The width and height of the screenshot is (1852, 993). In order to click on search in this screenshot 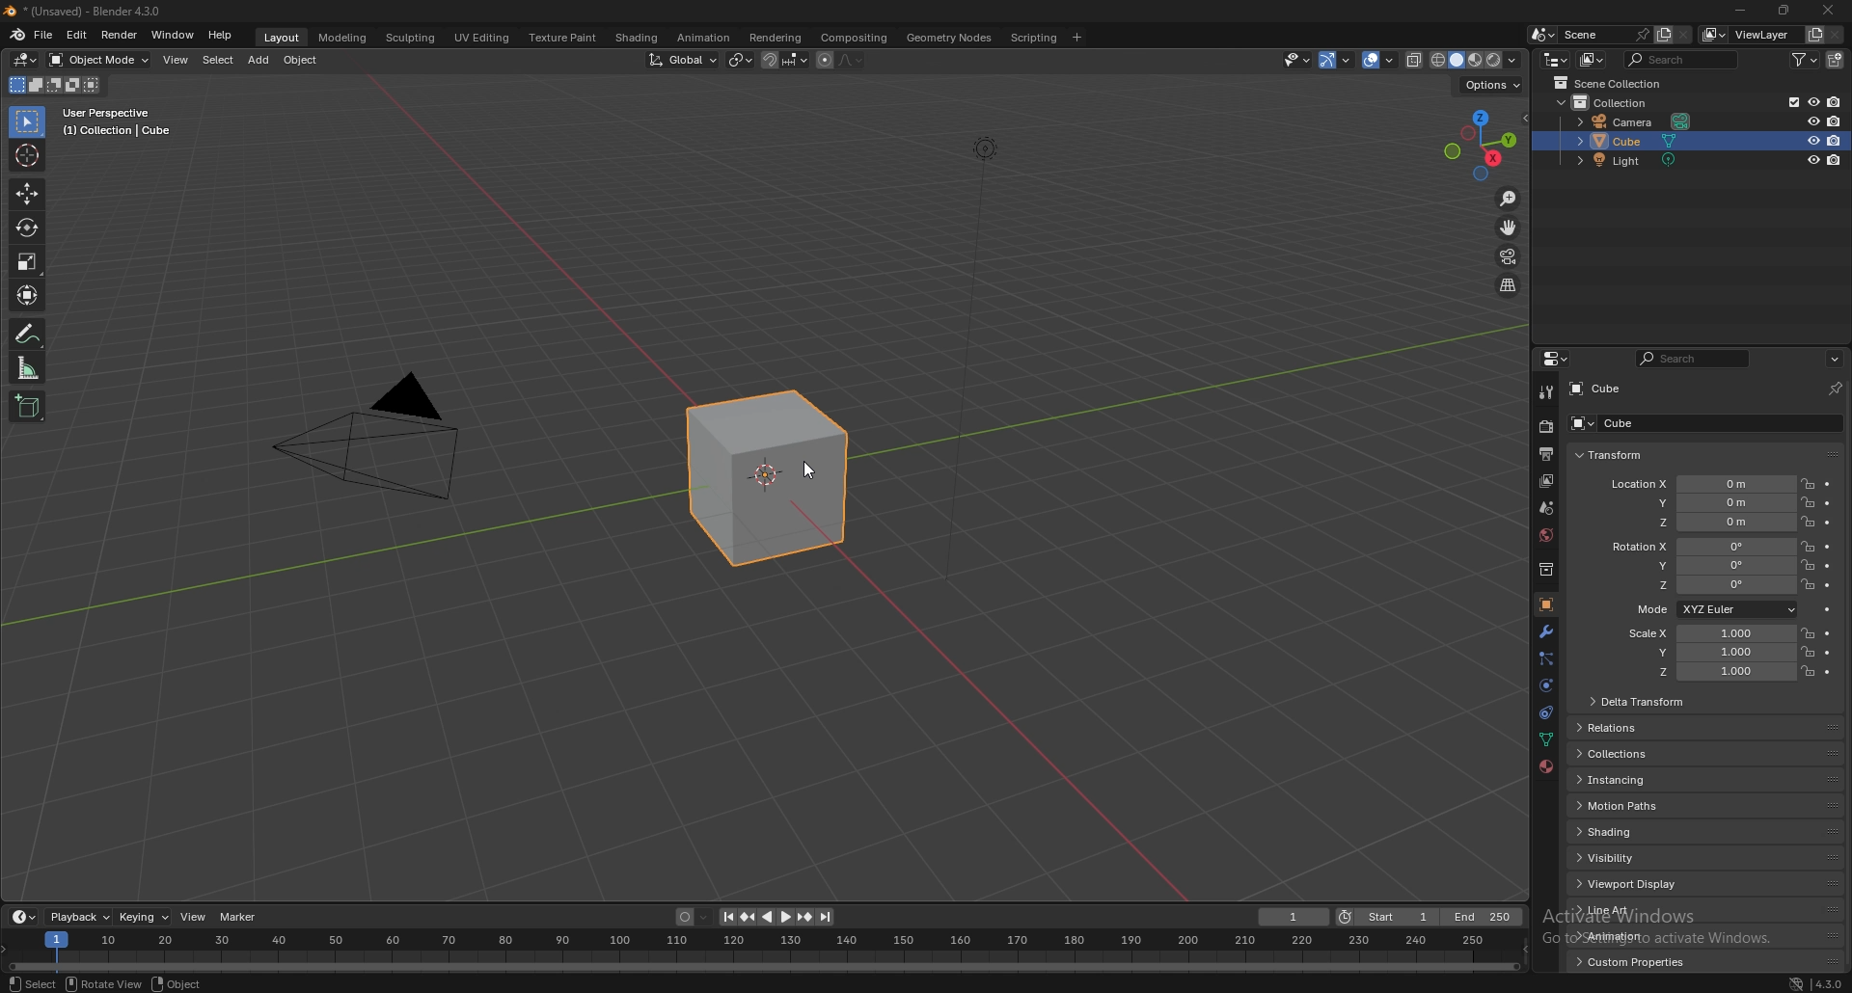, I will do `click(1681, 58)`.